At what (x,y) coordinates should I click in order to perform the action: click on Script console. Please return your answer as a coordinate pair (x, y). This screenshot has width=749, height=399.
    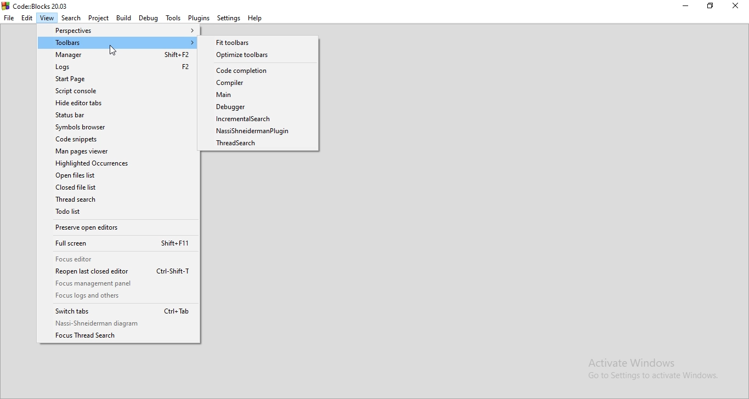
    Looking at the image, I should click on (117, 91).